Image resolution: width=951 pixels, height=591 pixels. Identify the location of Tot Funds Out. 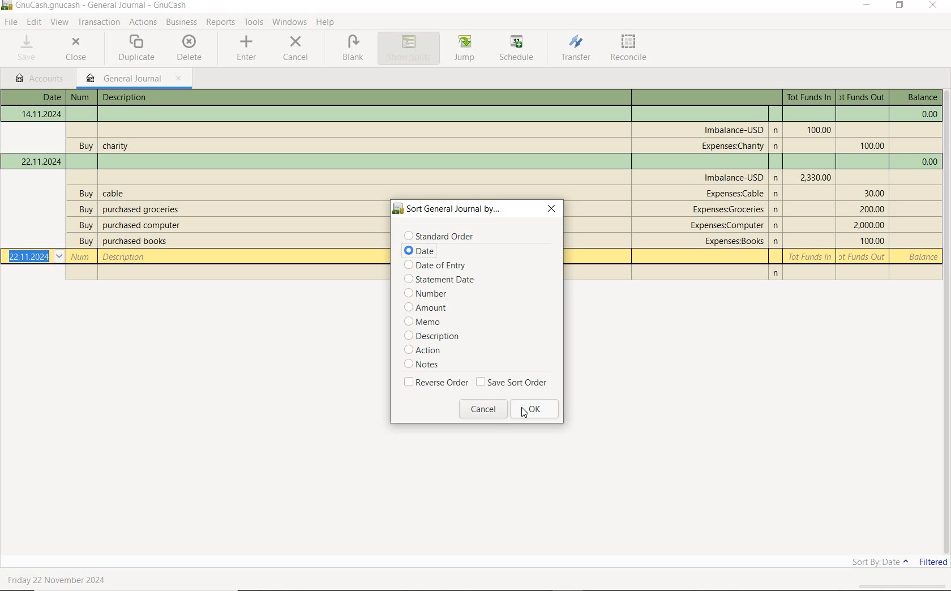
(872, 146).